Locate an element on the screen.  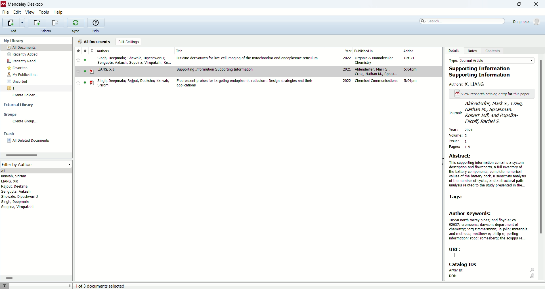
1 is located at coordinates (11, 88).